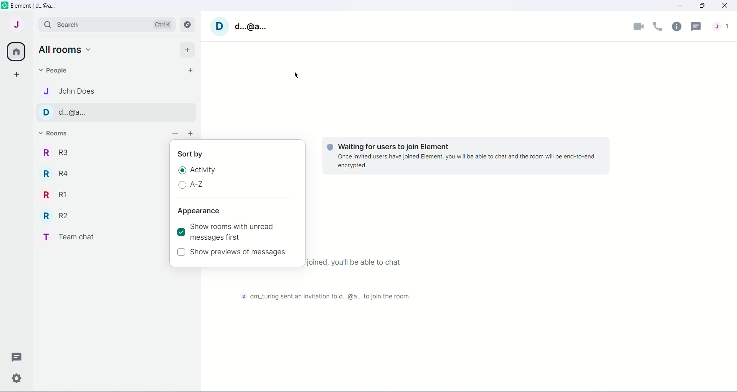  Describe the element at coordinates (182, 186) in the screenshot. I see `Radio Button unchecked` at that location.